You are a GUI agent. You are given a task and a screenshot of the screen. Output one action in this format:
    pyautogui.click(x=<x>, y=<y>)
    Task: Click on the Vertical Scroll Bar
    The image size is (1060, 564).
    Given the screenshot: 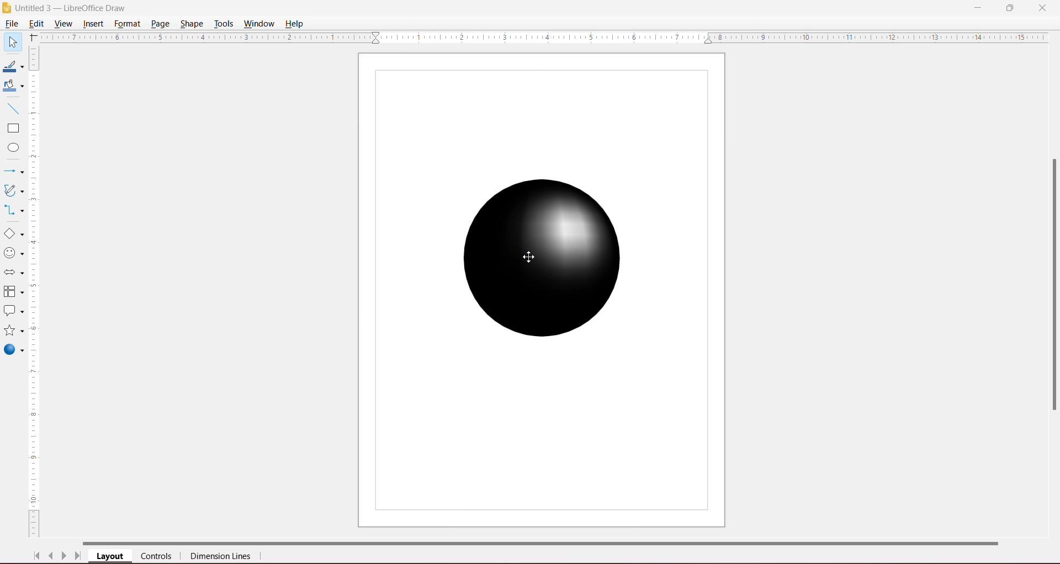 What is the action you would take?
    pyautogui.click(x=35, y=292)
    